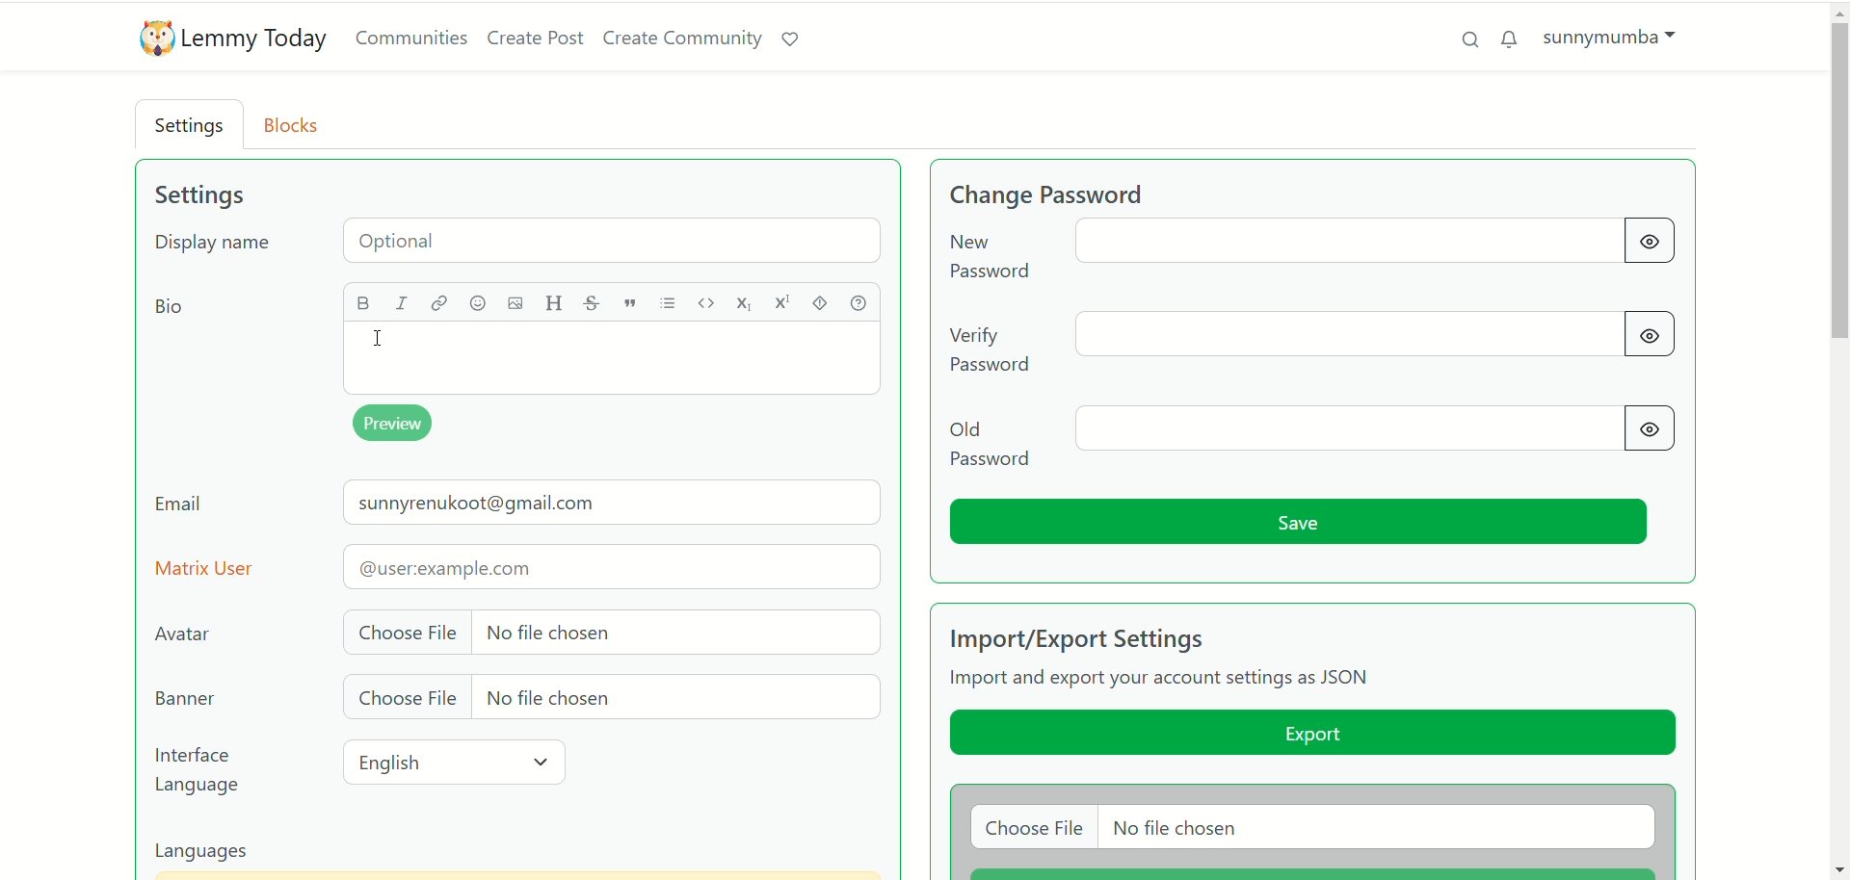  What do you see at coordinates (365, 301) in the screenshot?
I see `bold` at bounding box center [365, 301].